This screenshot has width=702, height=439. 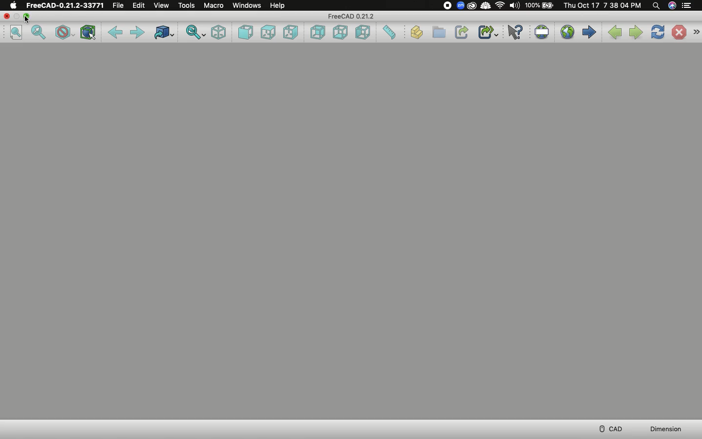 What do you see at coordinates (614, 34) in the screenshot?
I see `Previous page` at bounding box center [614, 34].